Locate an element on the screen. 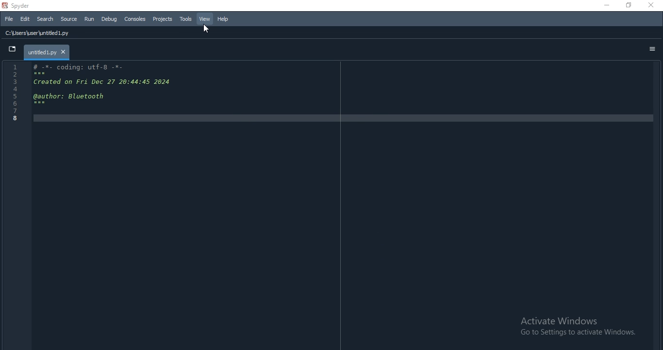 Image resolution: width=663 pixels, height=350 pixels. minimise is located at coordinates (604, 6).